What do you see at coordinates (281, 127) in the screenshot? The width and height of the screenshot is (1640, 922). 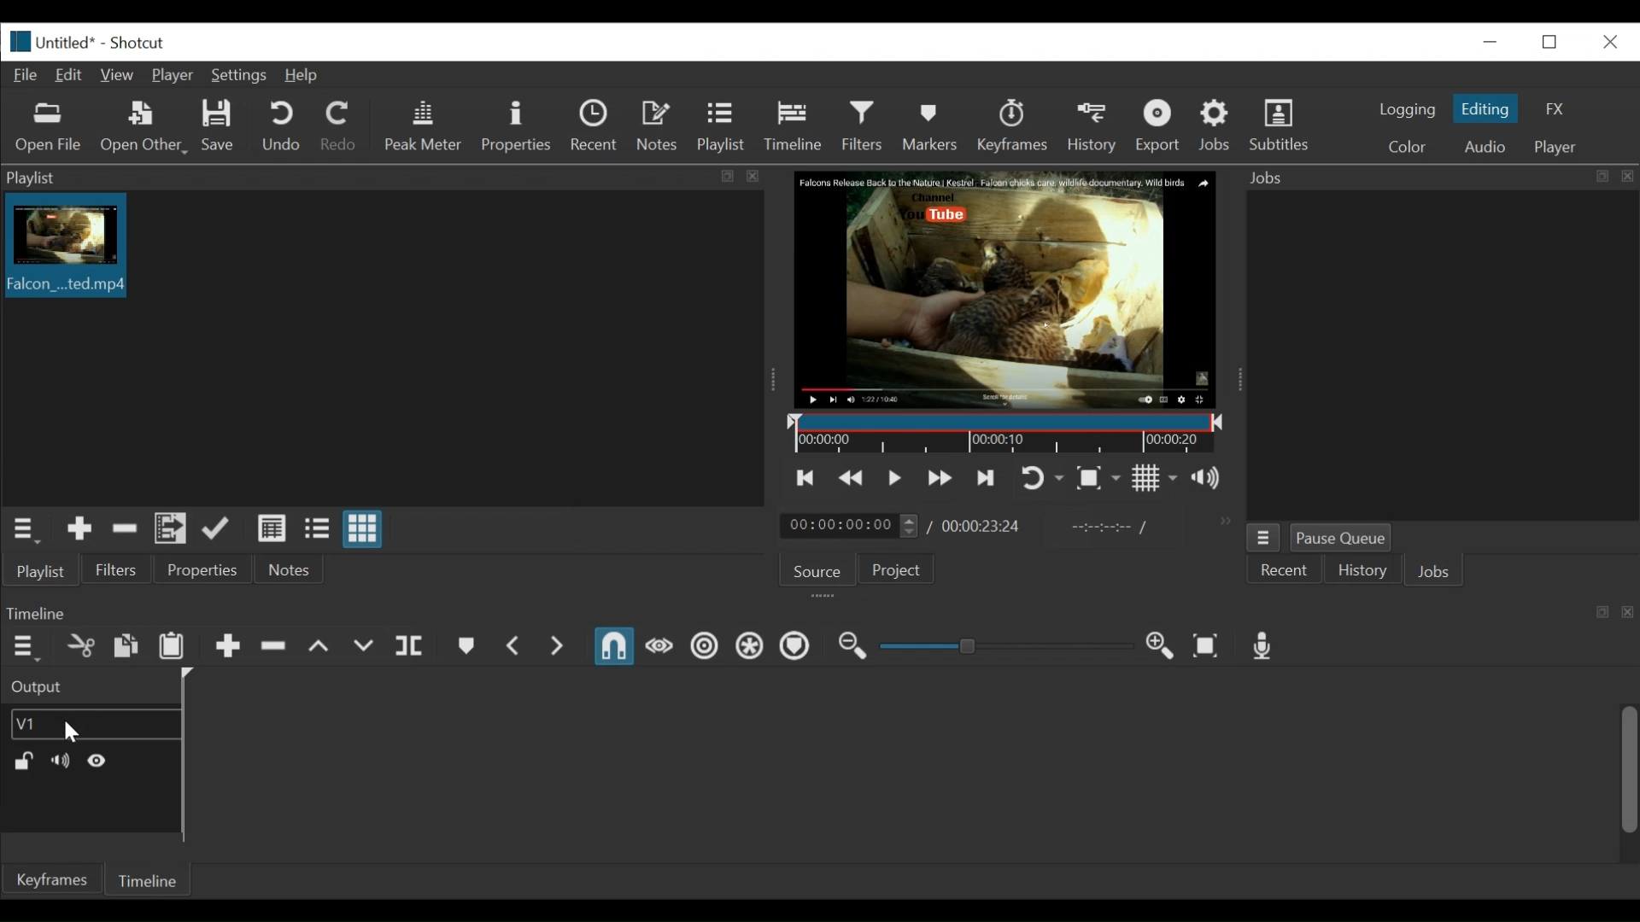 I see `Undo` at bounding box center [281, 127].